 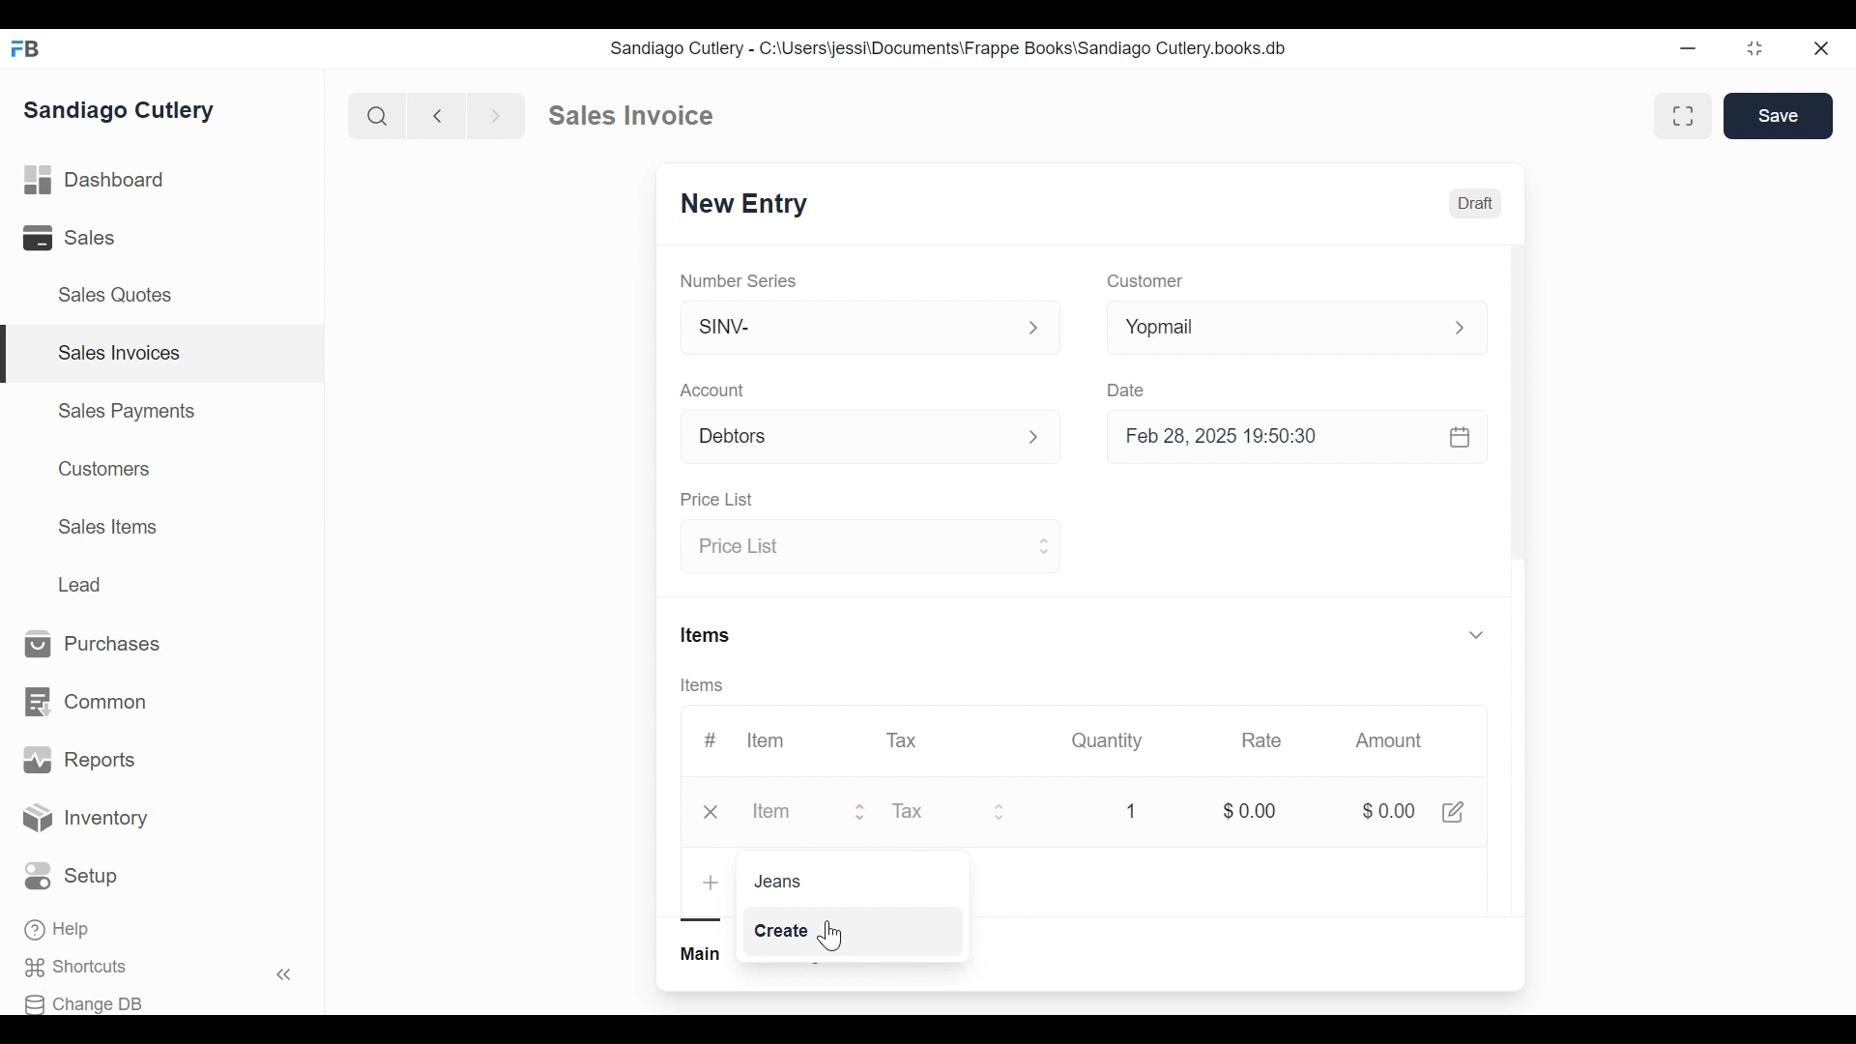 I want to click on Save , so click(x=1779, y=116).